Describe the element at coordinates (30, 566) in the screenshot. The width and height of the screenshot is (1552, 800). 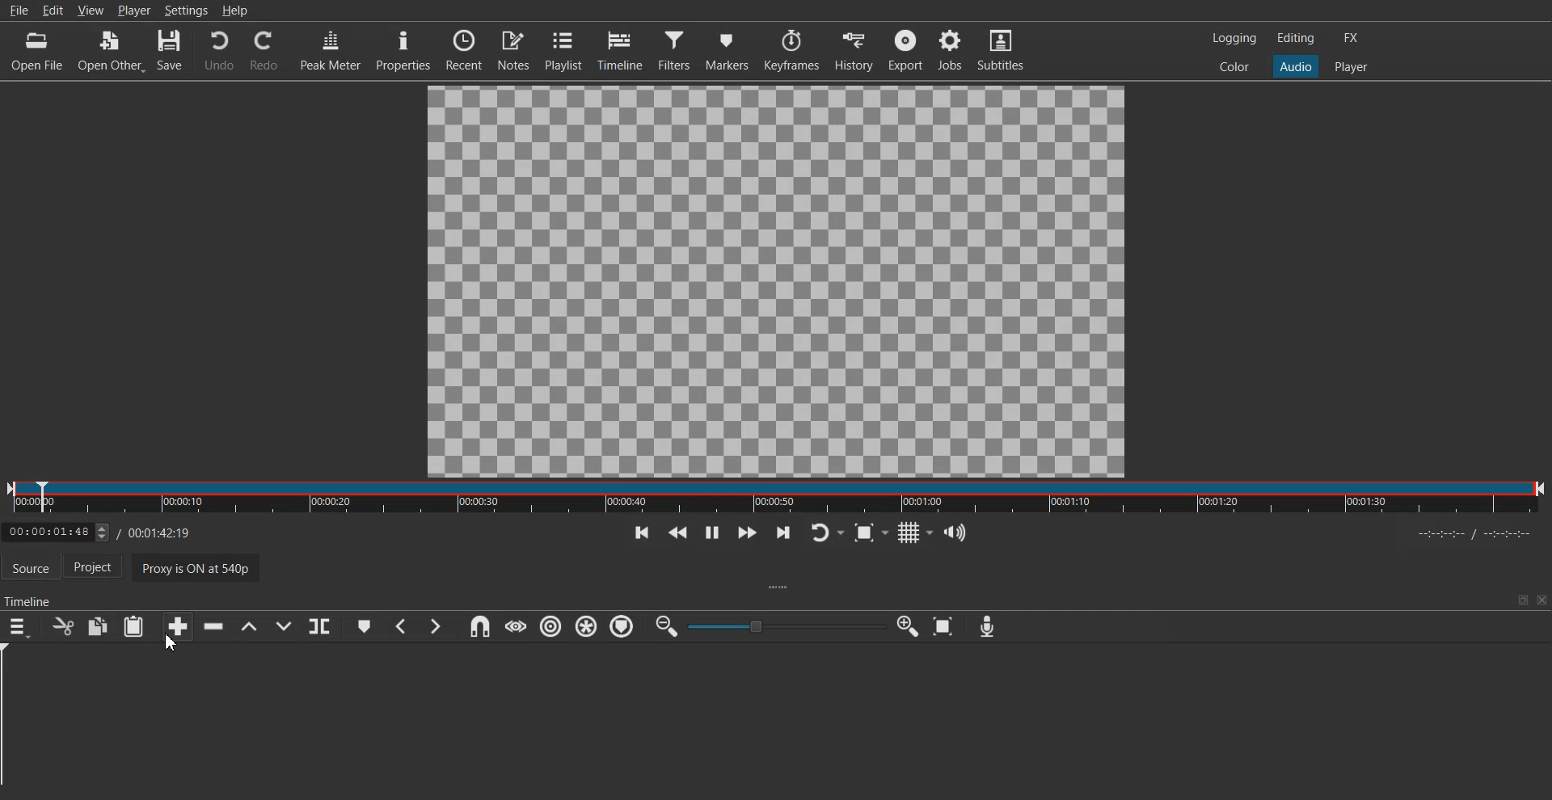
I see `Source` at that location.